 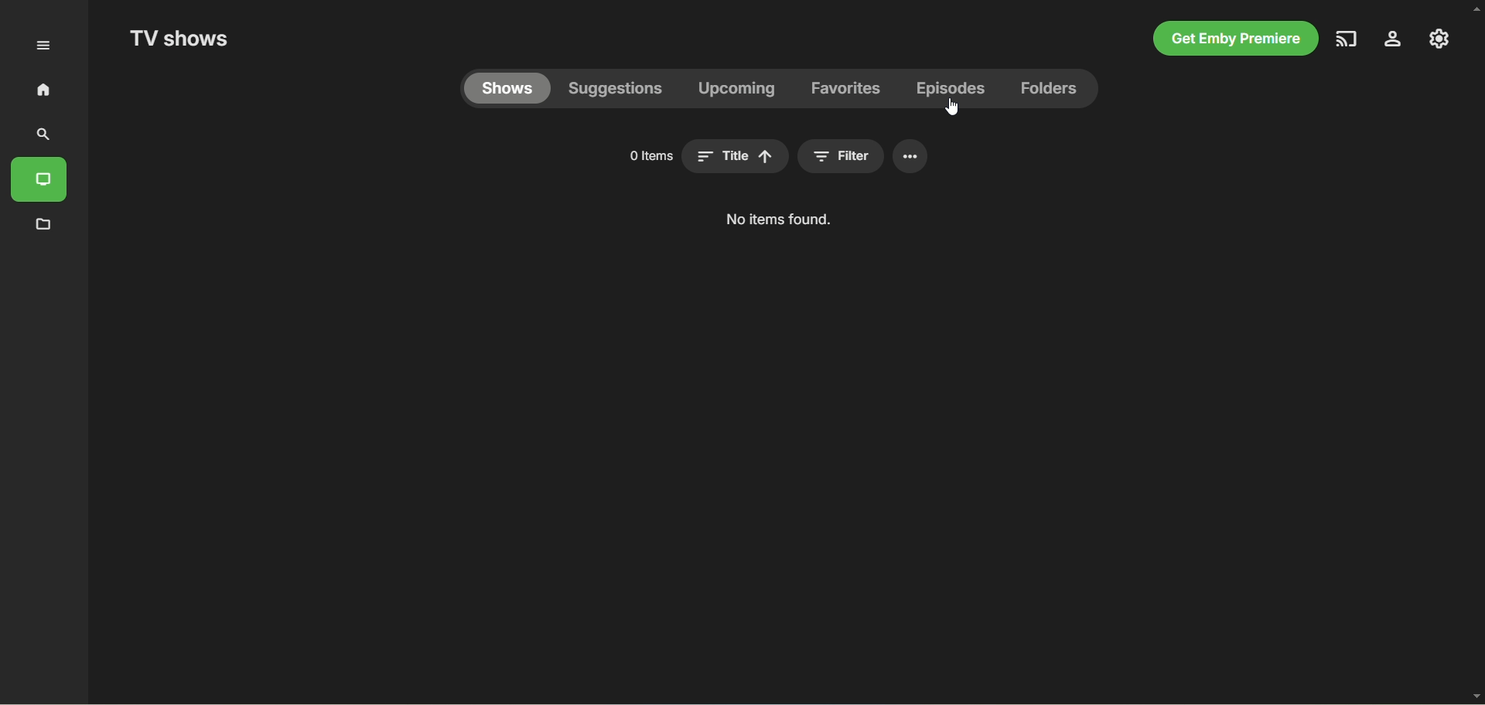 I want to click on Expand, so click(x=43, y=46).